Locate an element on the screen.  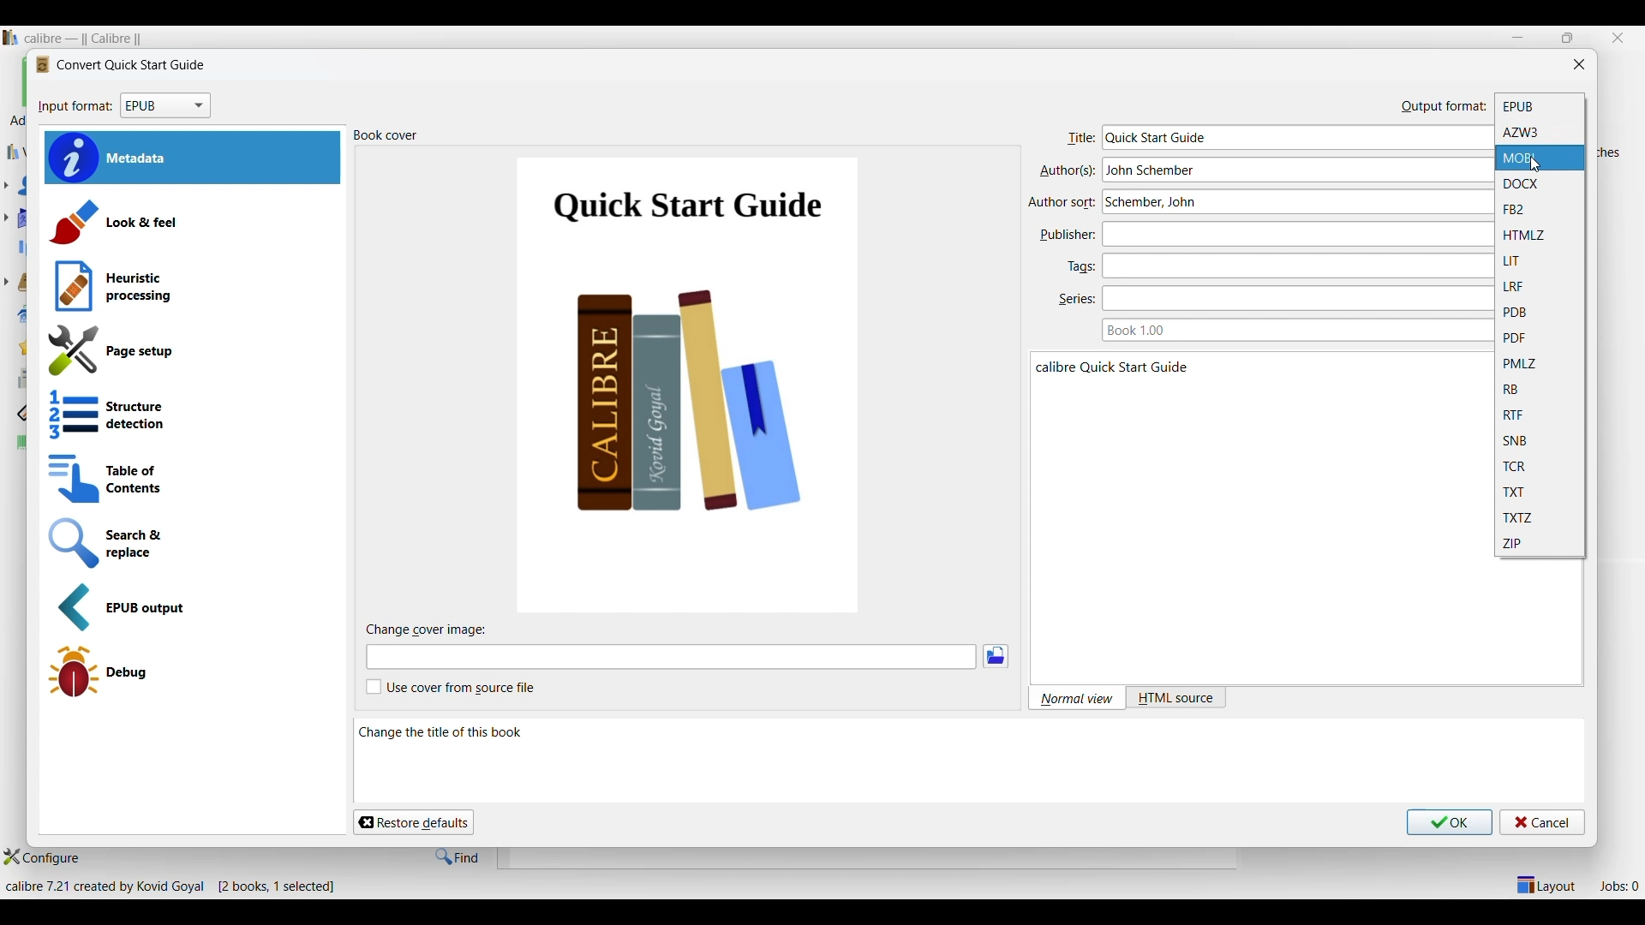
PDB is located at coordinates (1540, 313).